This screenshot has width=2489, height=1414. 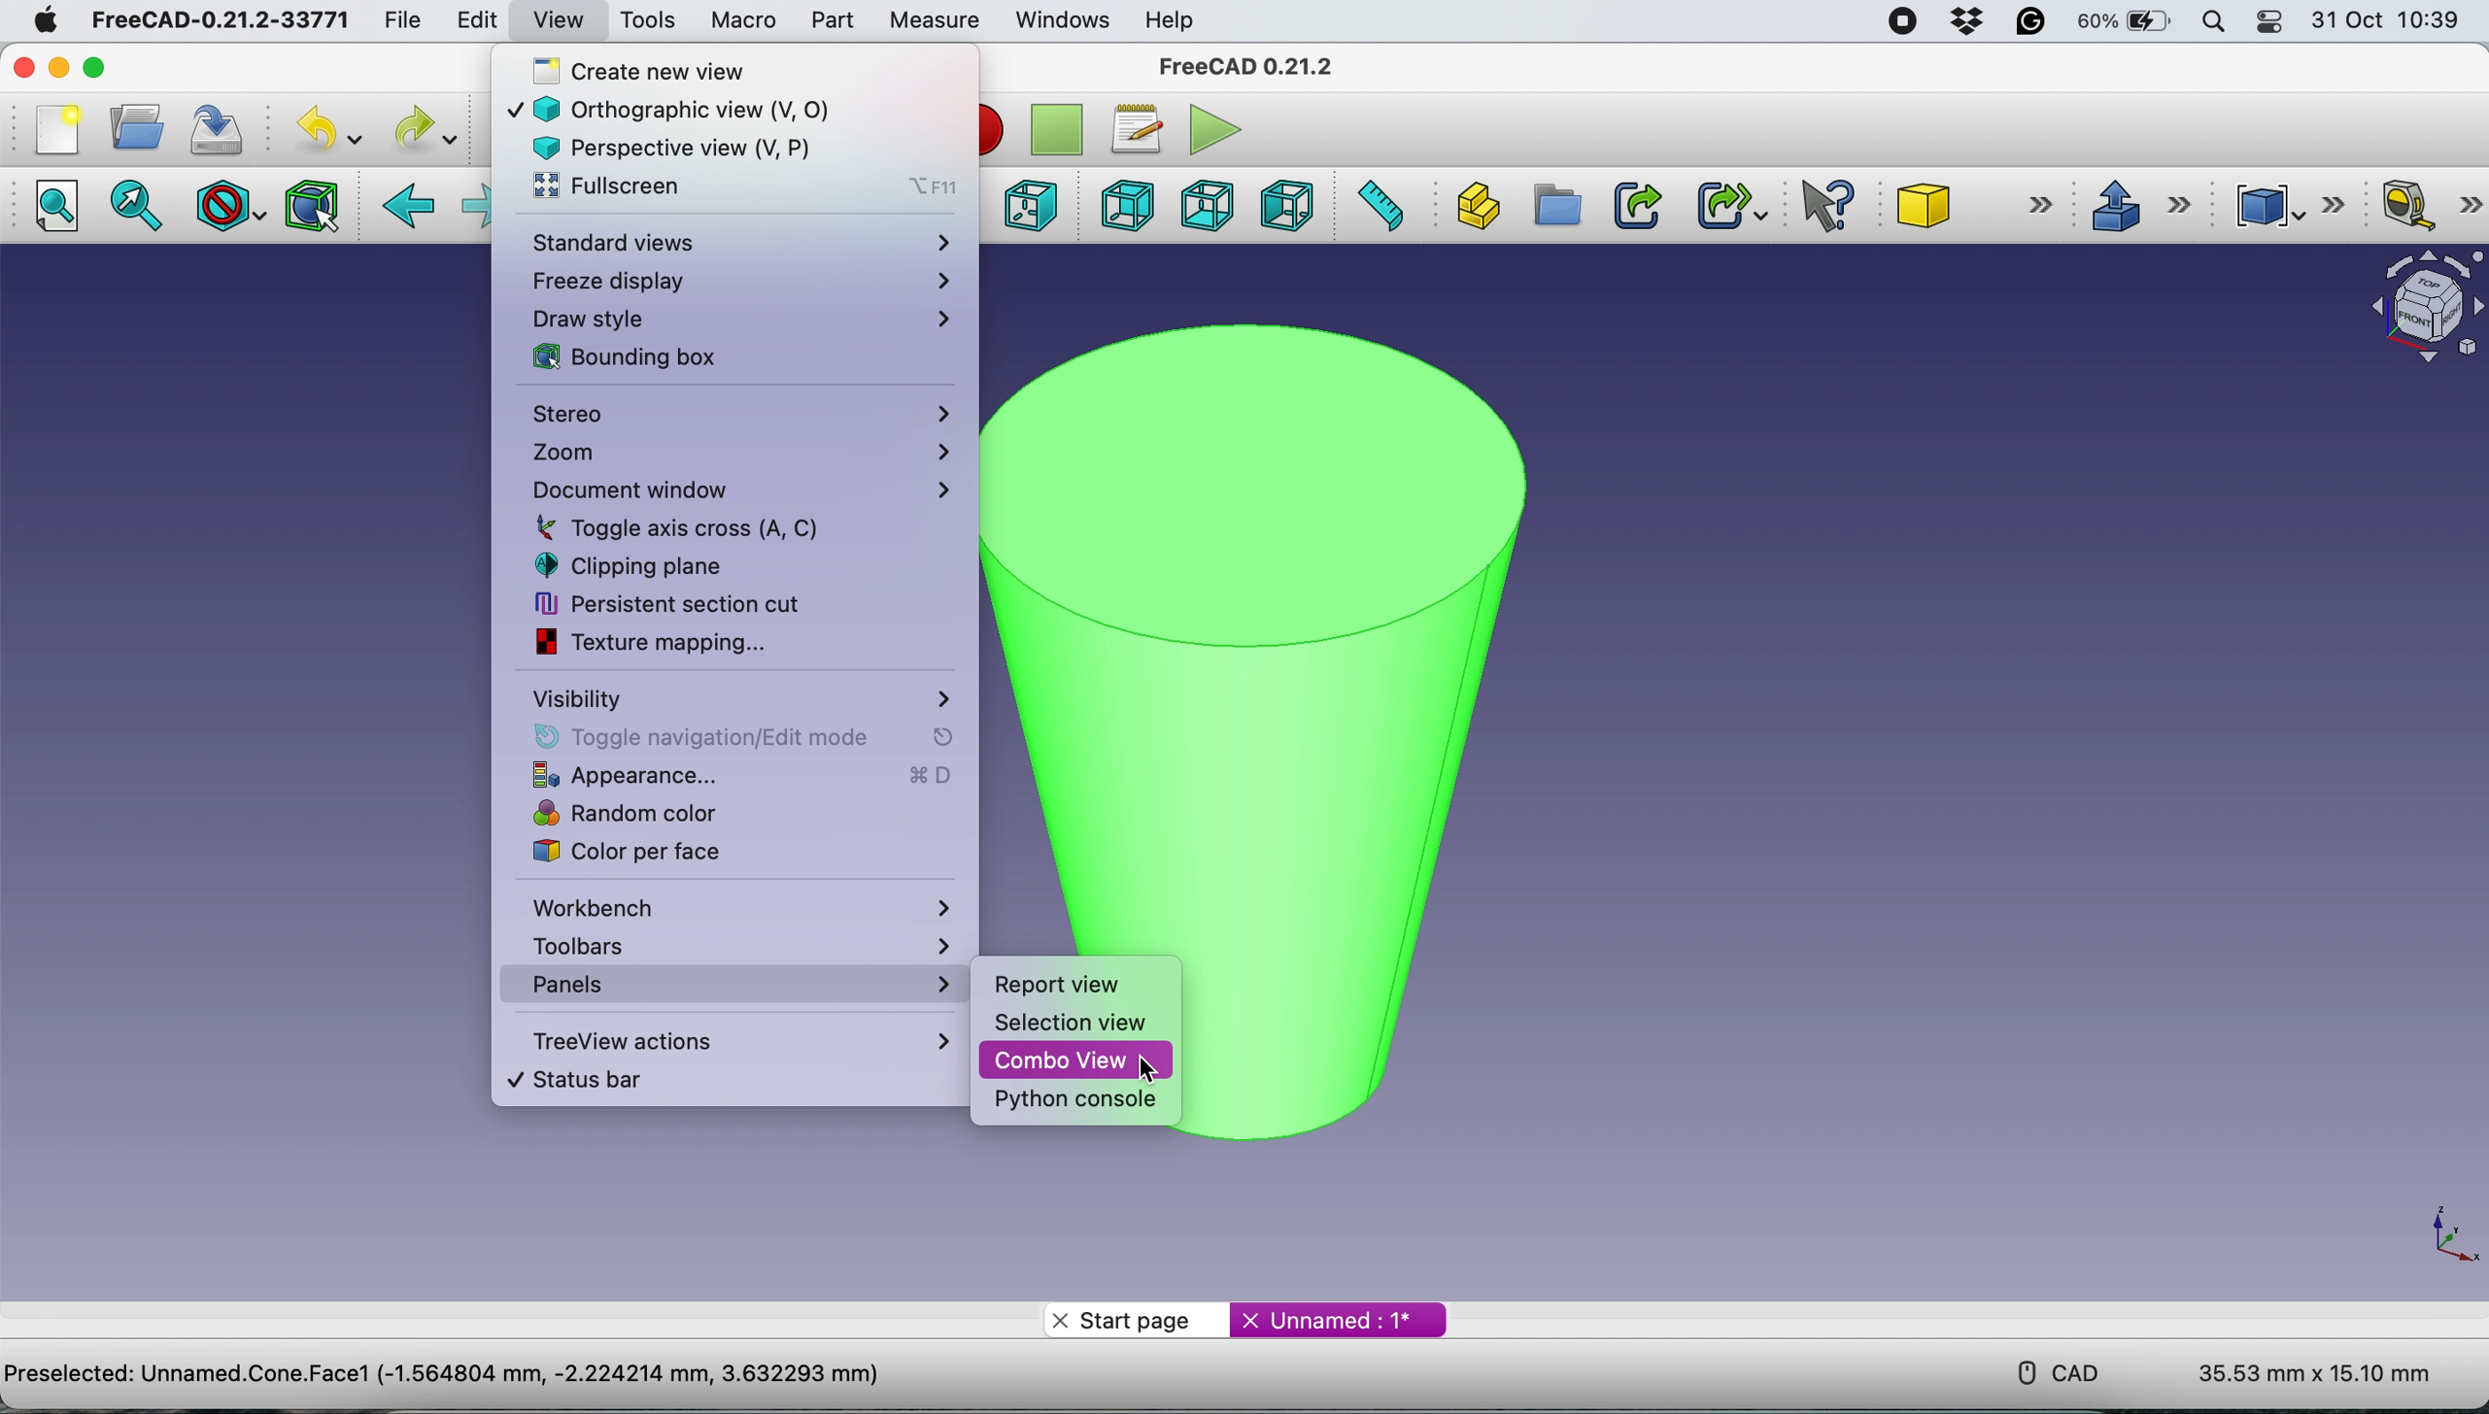 I want to click on tools, so click(x=648, y=21).